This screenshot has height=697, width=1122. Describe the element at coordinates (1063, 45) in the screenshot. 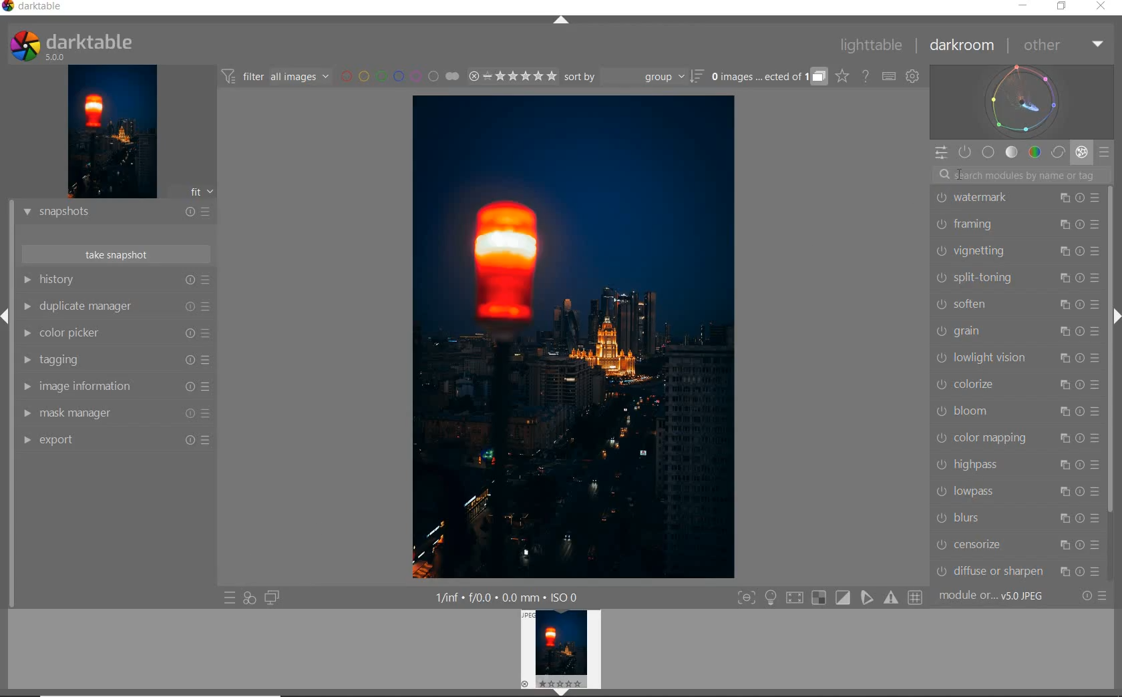

I see `OTHER` at that location.